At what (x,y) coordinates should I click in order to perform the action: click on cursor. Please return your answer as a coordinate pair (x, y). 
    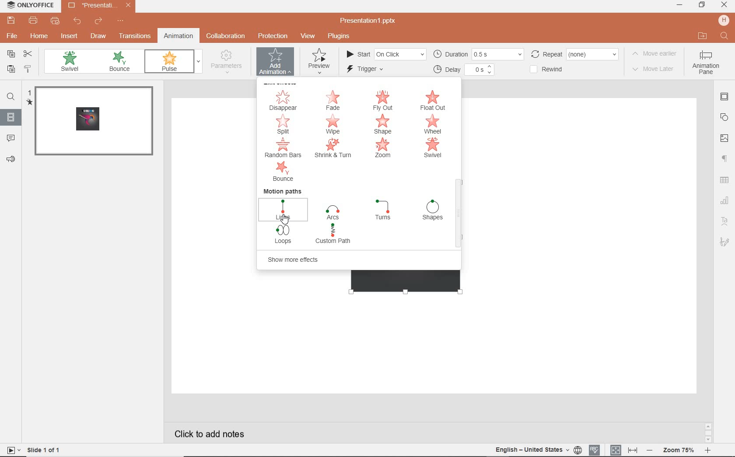
    Looking at the image, I should click on (286, 221).